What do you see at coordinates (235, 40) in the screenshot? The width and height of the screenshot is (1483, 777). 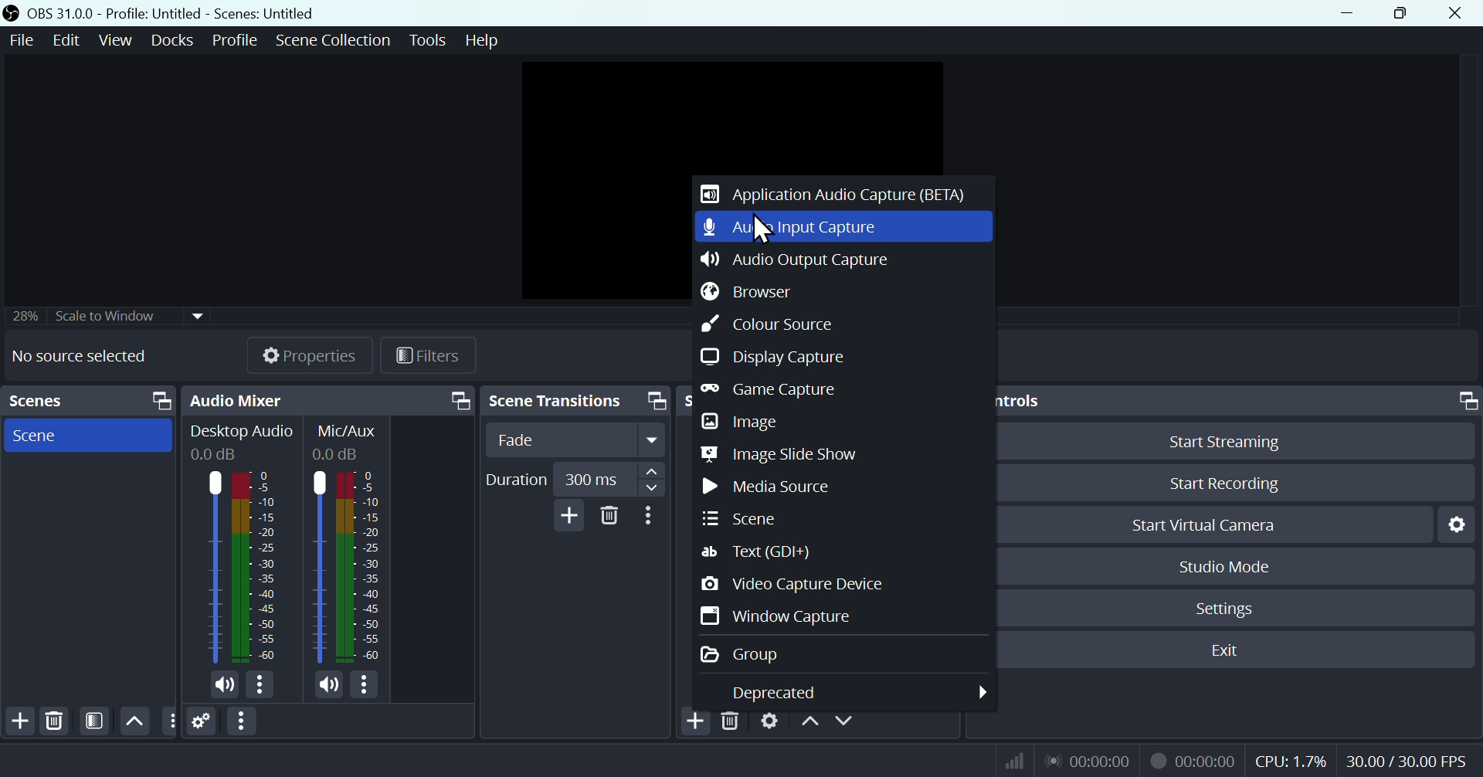 I see `Profile` at bounding box center [235, 40].